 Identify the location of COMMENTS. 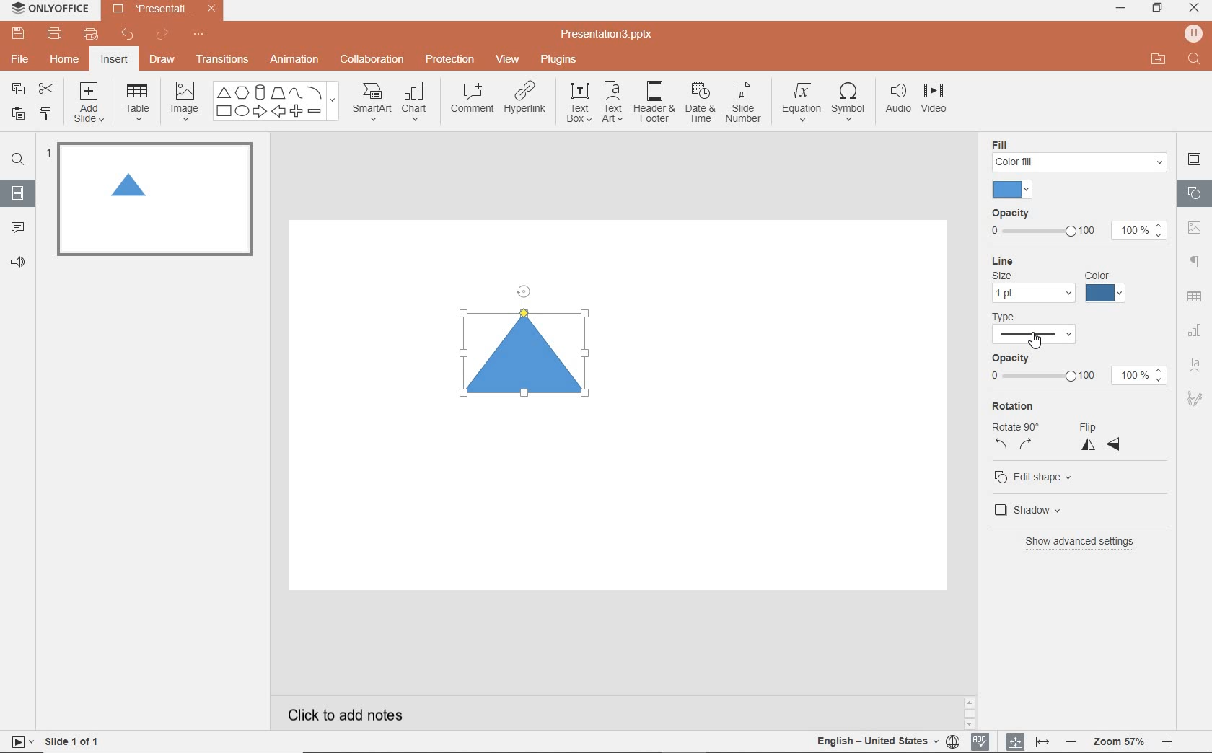
(17, 226).